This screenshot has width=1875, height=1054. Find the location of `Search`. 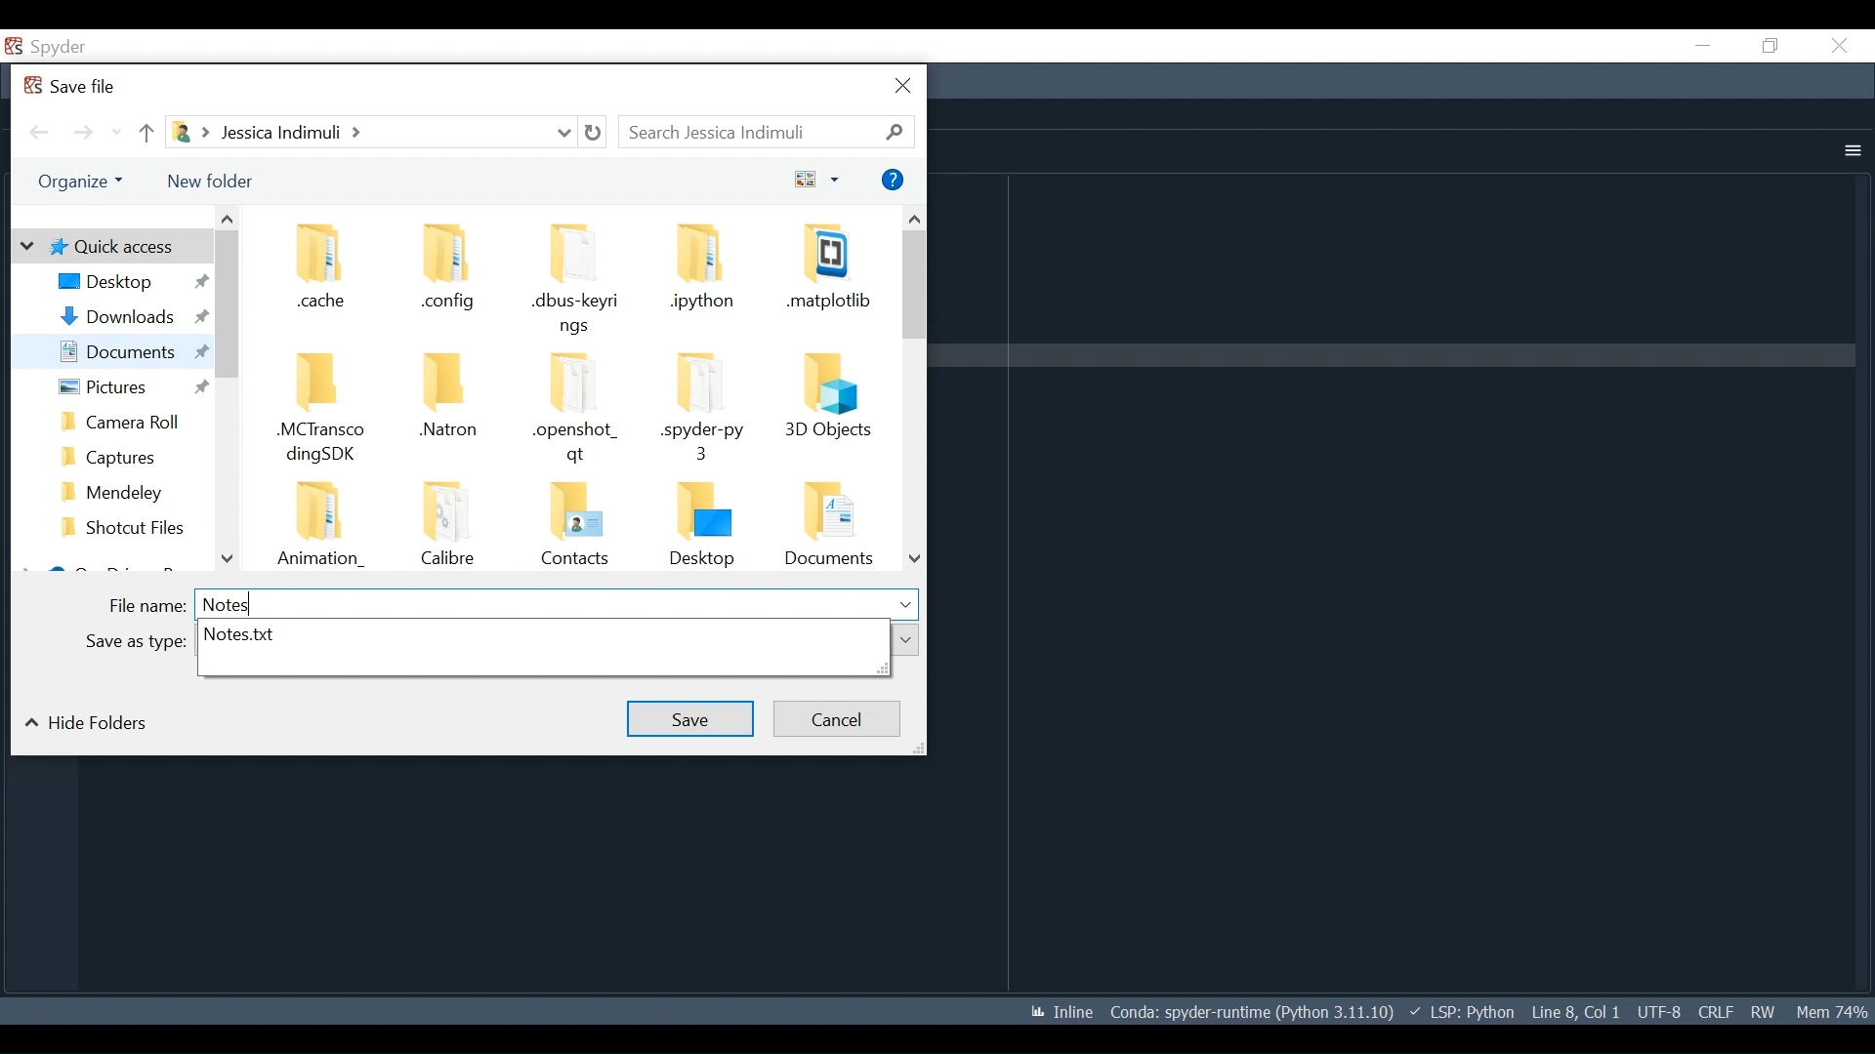

Search is located at coordinates (766, 131).